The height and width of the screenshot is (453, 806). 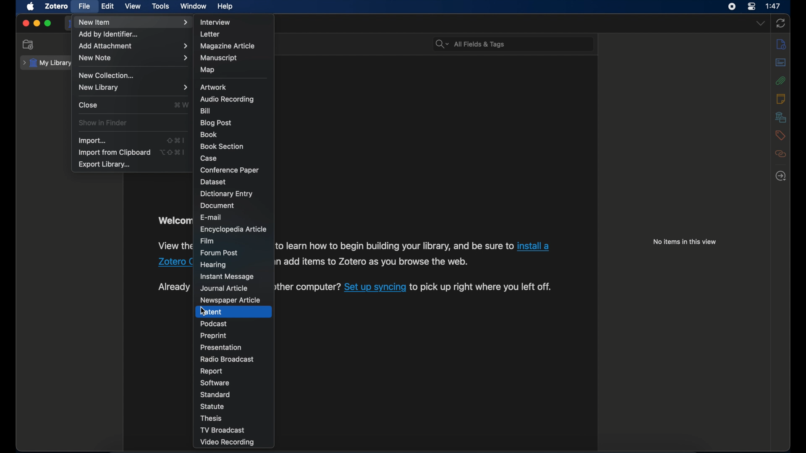 What do you see at coordinates (230, 300) in the screenshot?
I see `newspaper article` at bounding box center [230, 300].